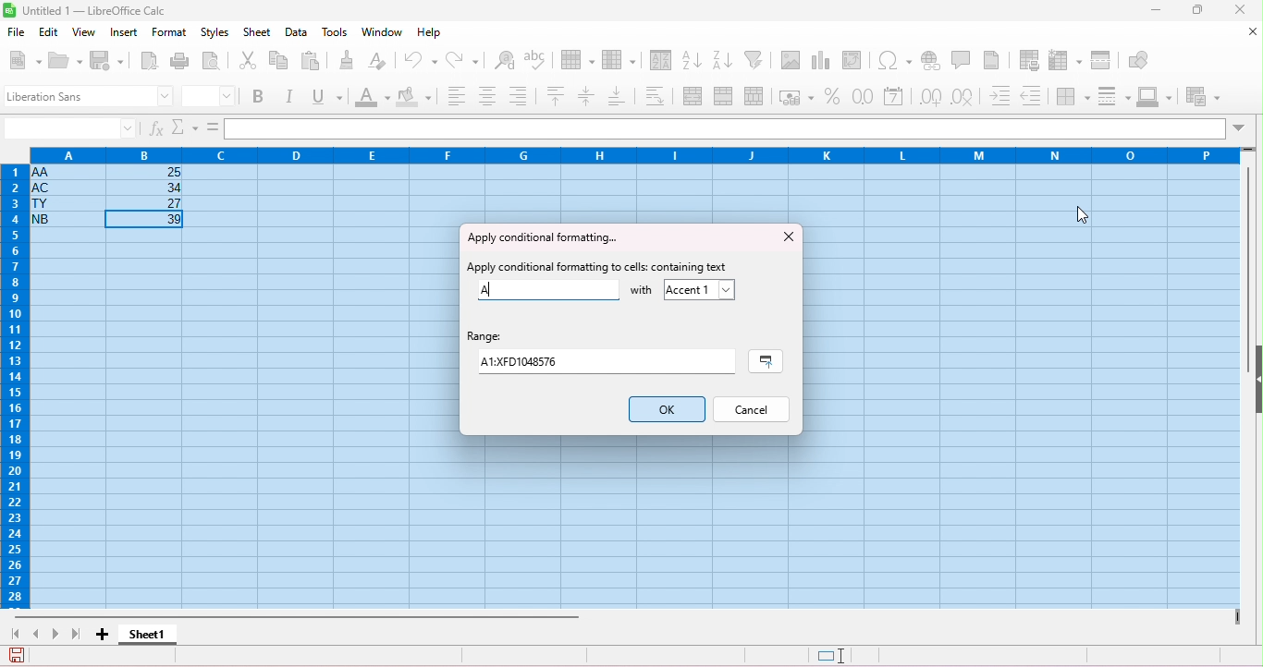 The width and height of the screenshot is (1263, 667). Describe the element at coordinates (760, 360) in the screenshot. I see `select range` at that location.